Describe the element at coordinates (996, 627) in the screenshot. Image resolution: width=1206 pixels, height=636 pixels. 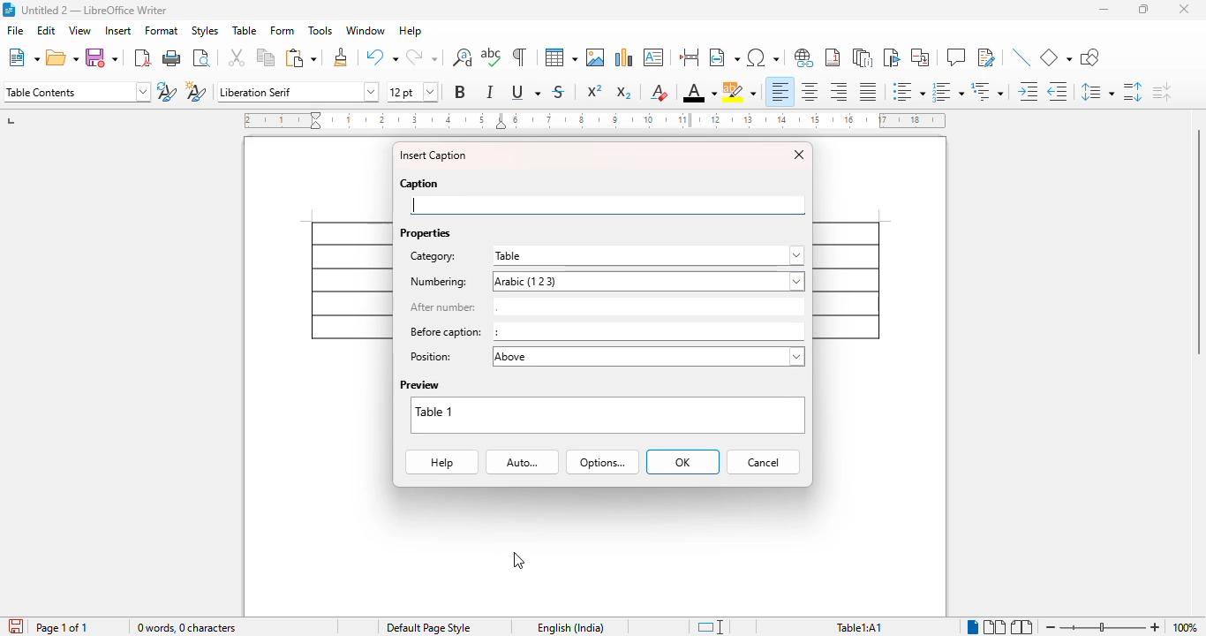
I see `multi-page view` at that location.